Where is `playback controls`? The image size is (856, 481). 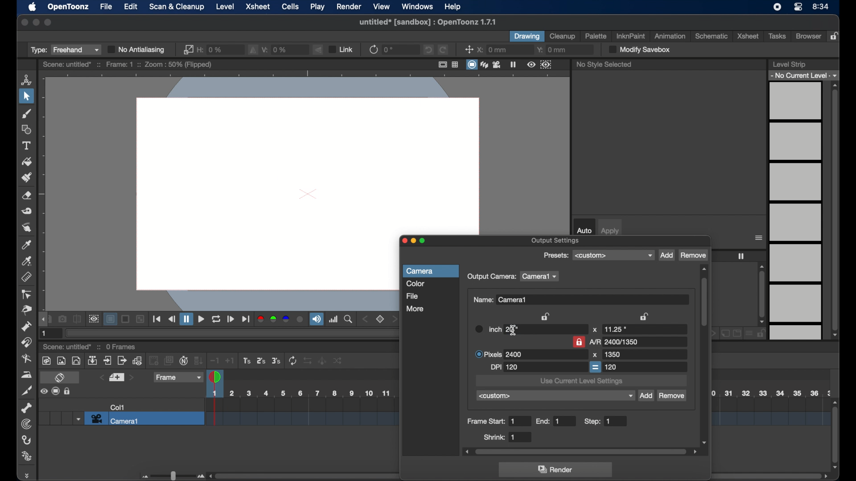
playback controls is located at coordinates (157, 319).